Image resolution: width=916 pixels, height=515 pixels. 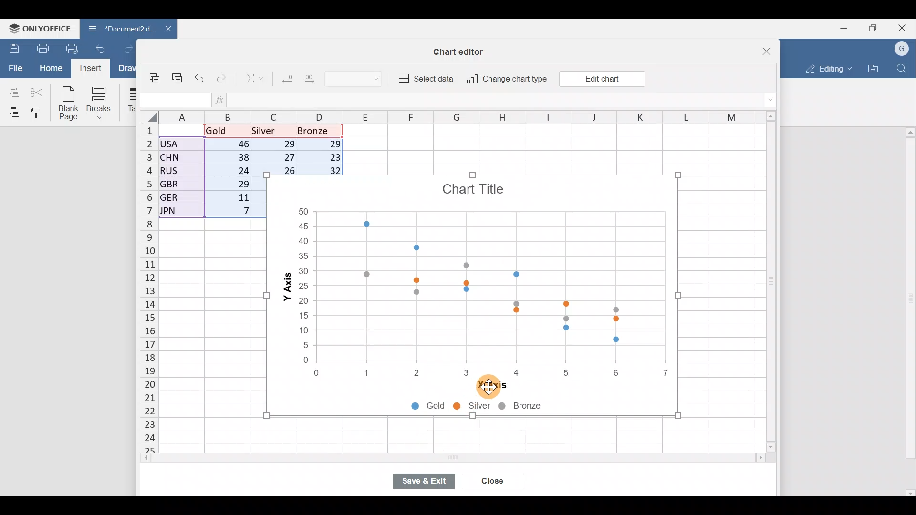 What do you see at coordinates (874, 28) in the screenshot?
I see `Maximize` at bounding box center [874, 28].